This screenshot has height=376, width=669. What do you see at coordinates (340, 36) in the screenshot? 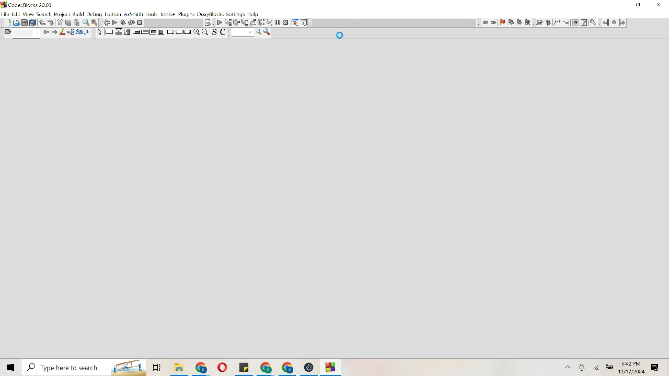
I see `Cursor` at bounding box center [340, 36].